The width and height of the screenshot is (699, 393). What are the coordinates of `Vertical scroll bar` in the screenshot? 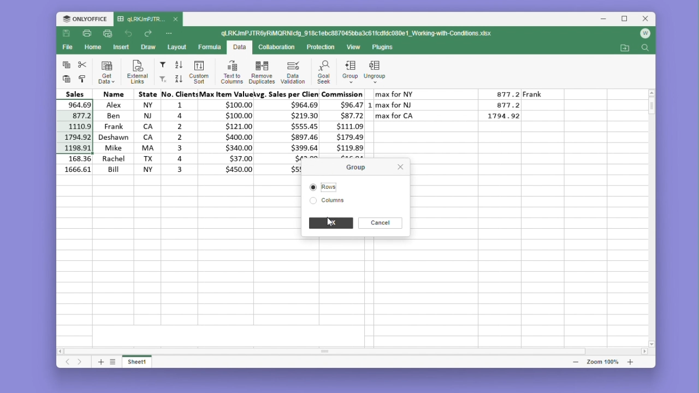 It's located at (653, 112).